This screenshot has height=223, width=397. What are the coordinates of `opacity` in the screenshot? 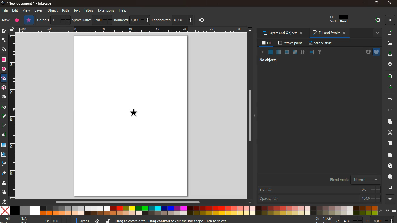 It's located at (279, 53).